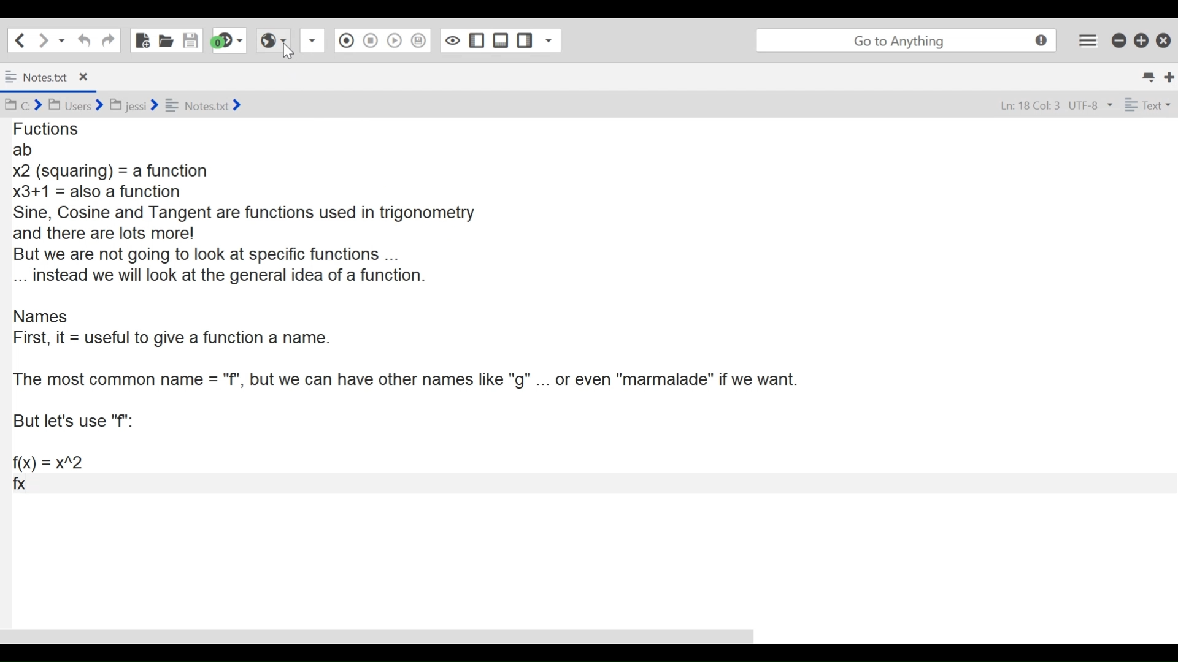  What do you see at coordinates (107, 40) in the screenshot?
I see `Undo the last action` at bounding box center [107, 40].